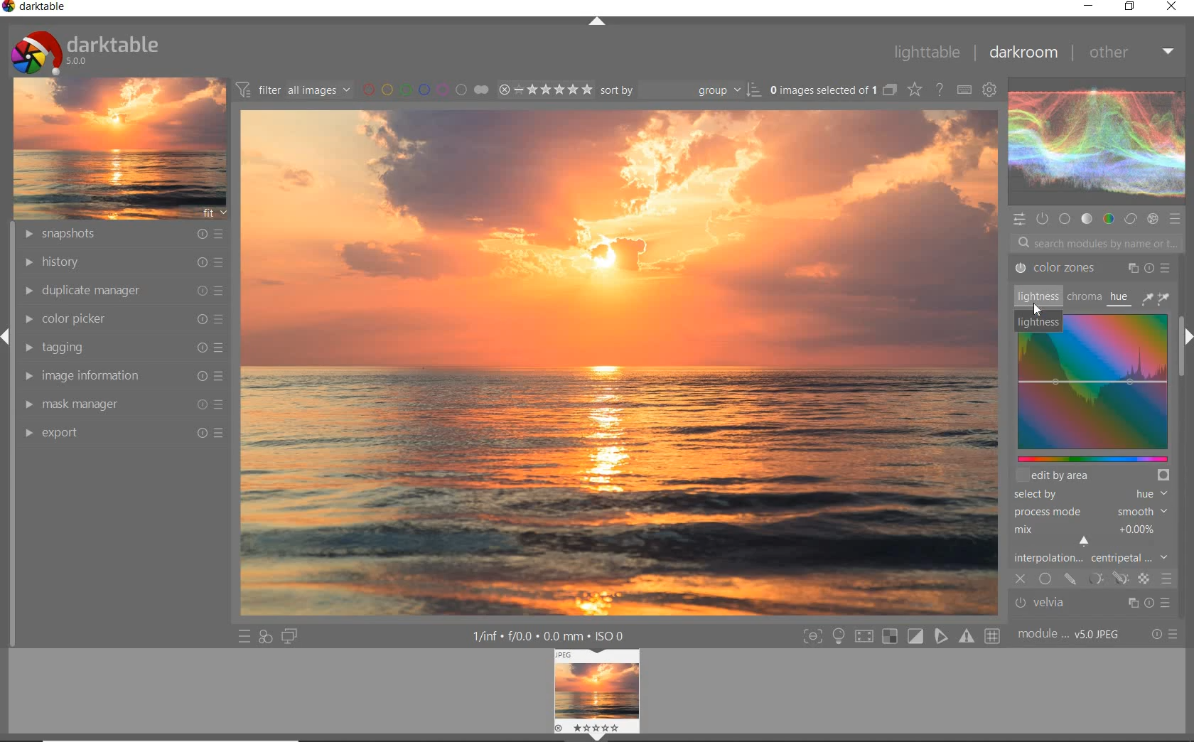  Describe the element at coordinates (119, 147) in the screenshot. I see `IMAGE` at that location.